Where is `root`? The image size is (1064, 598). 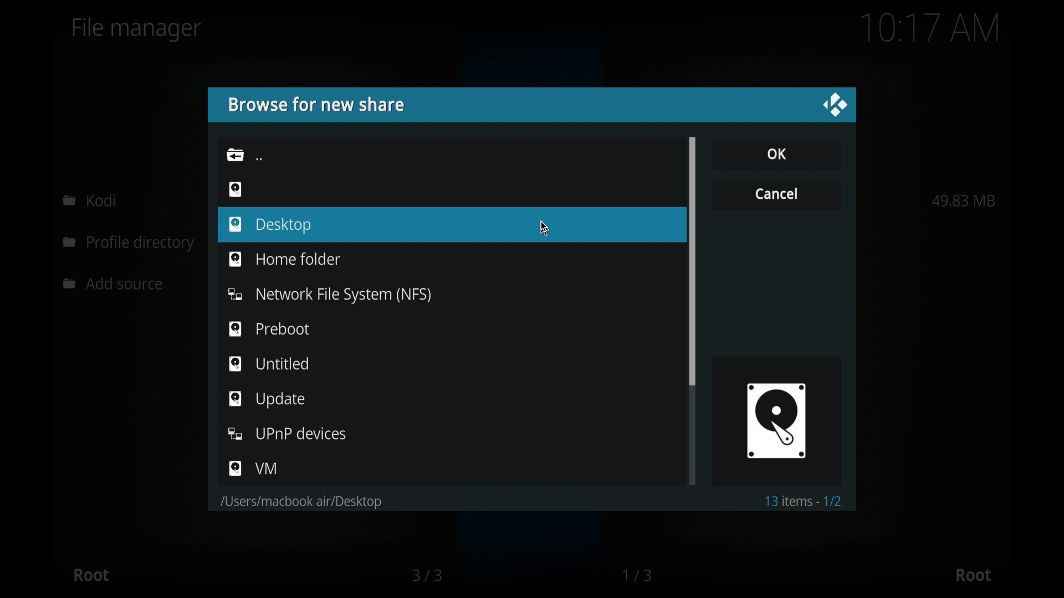 root is located at coordinates (91, 575).